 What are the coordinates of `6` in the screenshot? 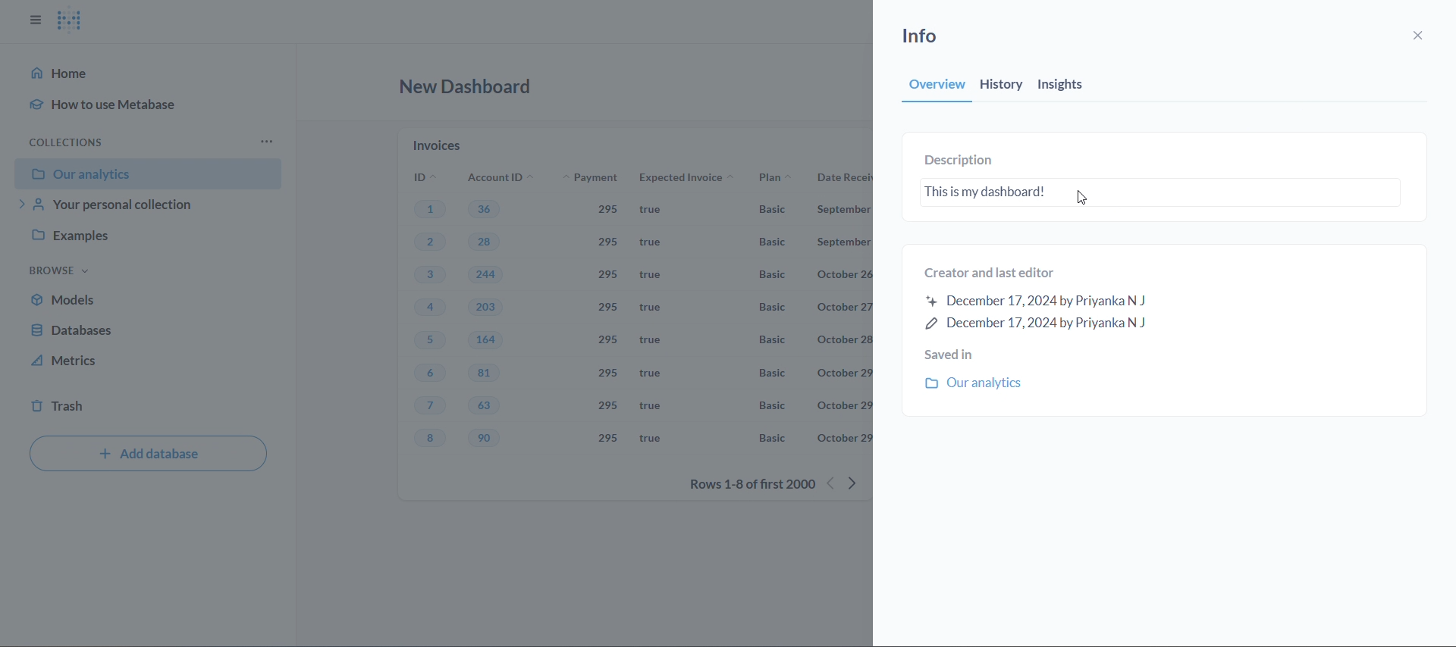 It's located at (429, 374).